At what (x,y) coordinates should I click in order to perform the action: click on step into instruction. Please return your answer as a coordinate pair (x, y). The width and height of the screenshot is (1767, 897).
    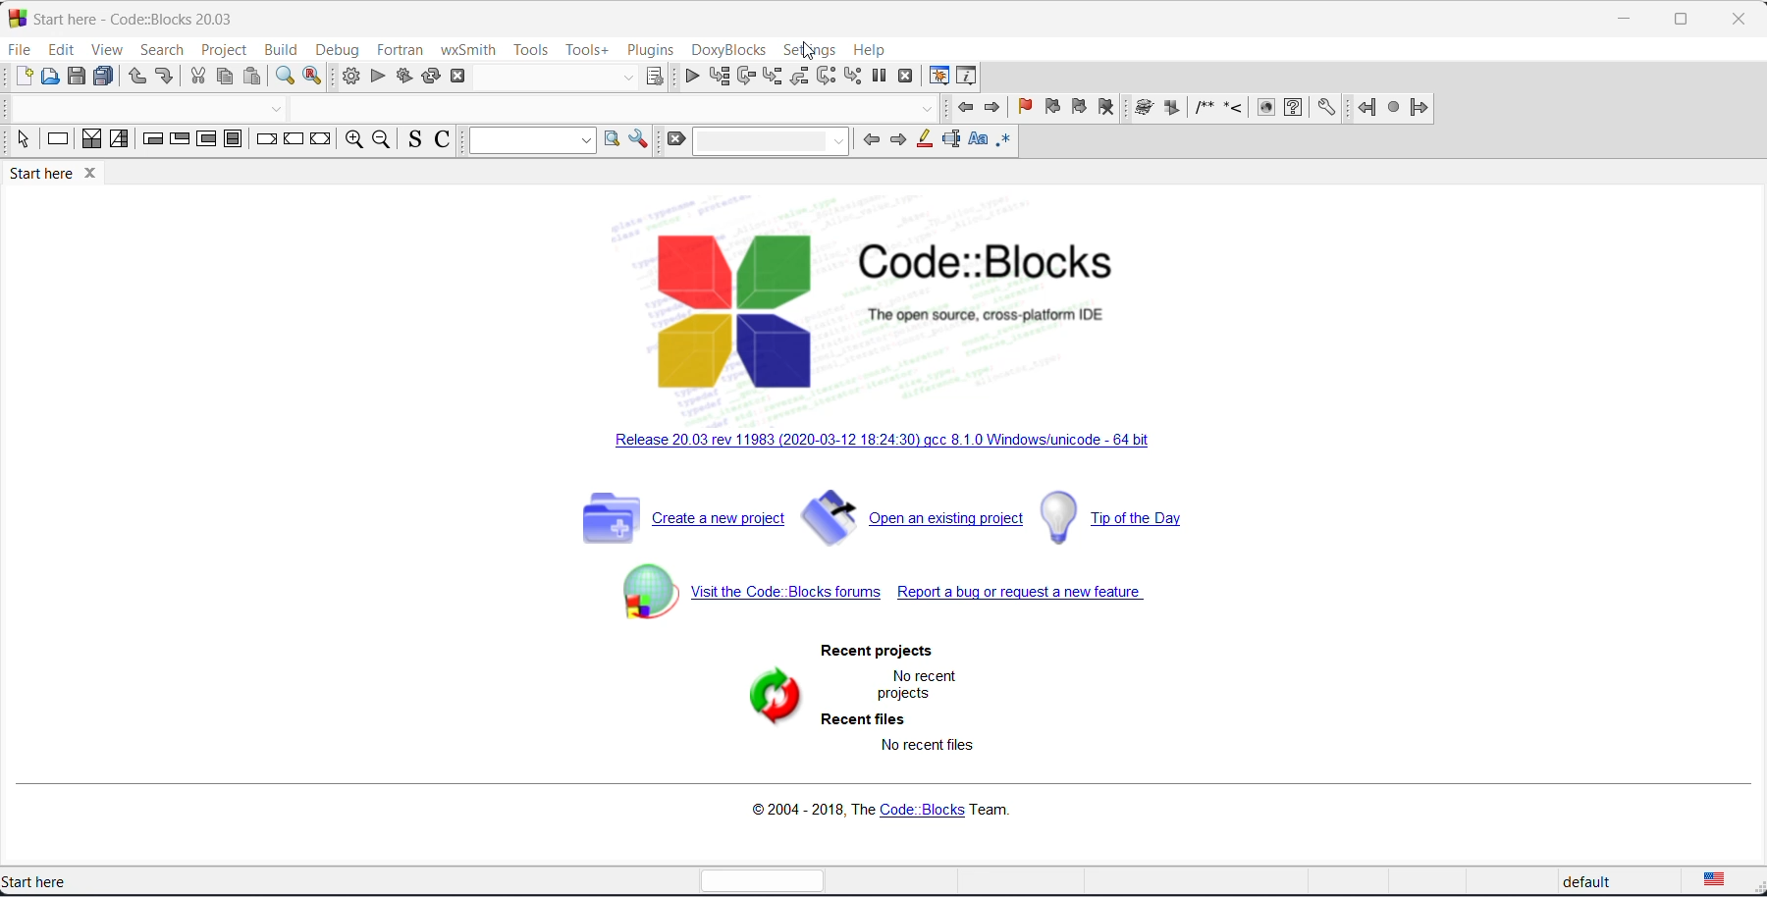
    Looking at the image, I should click on (853, 77).